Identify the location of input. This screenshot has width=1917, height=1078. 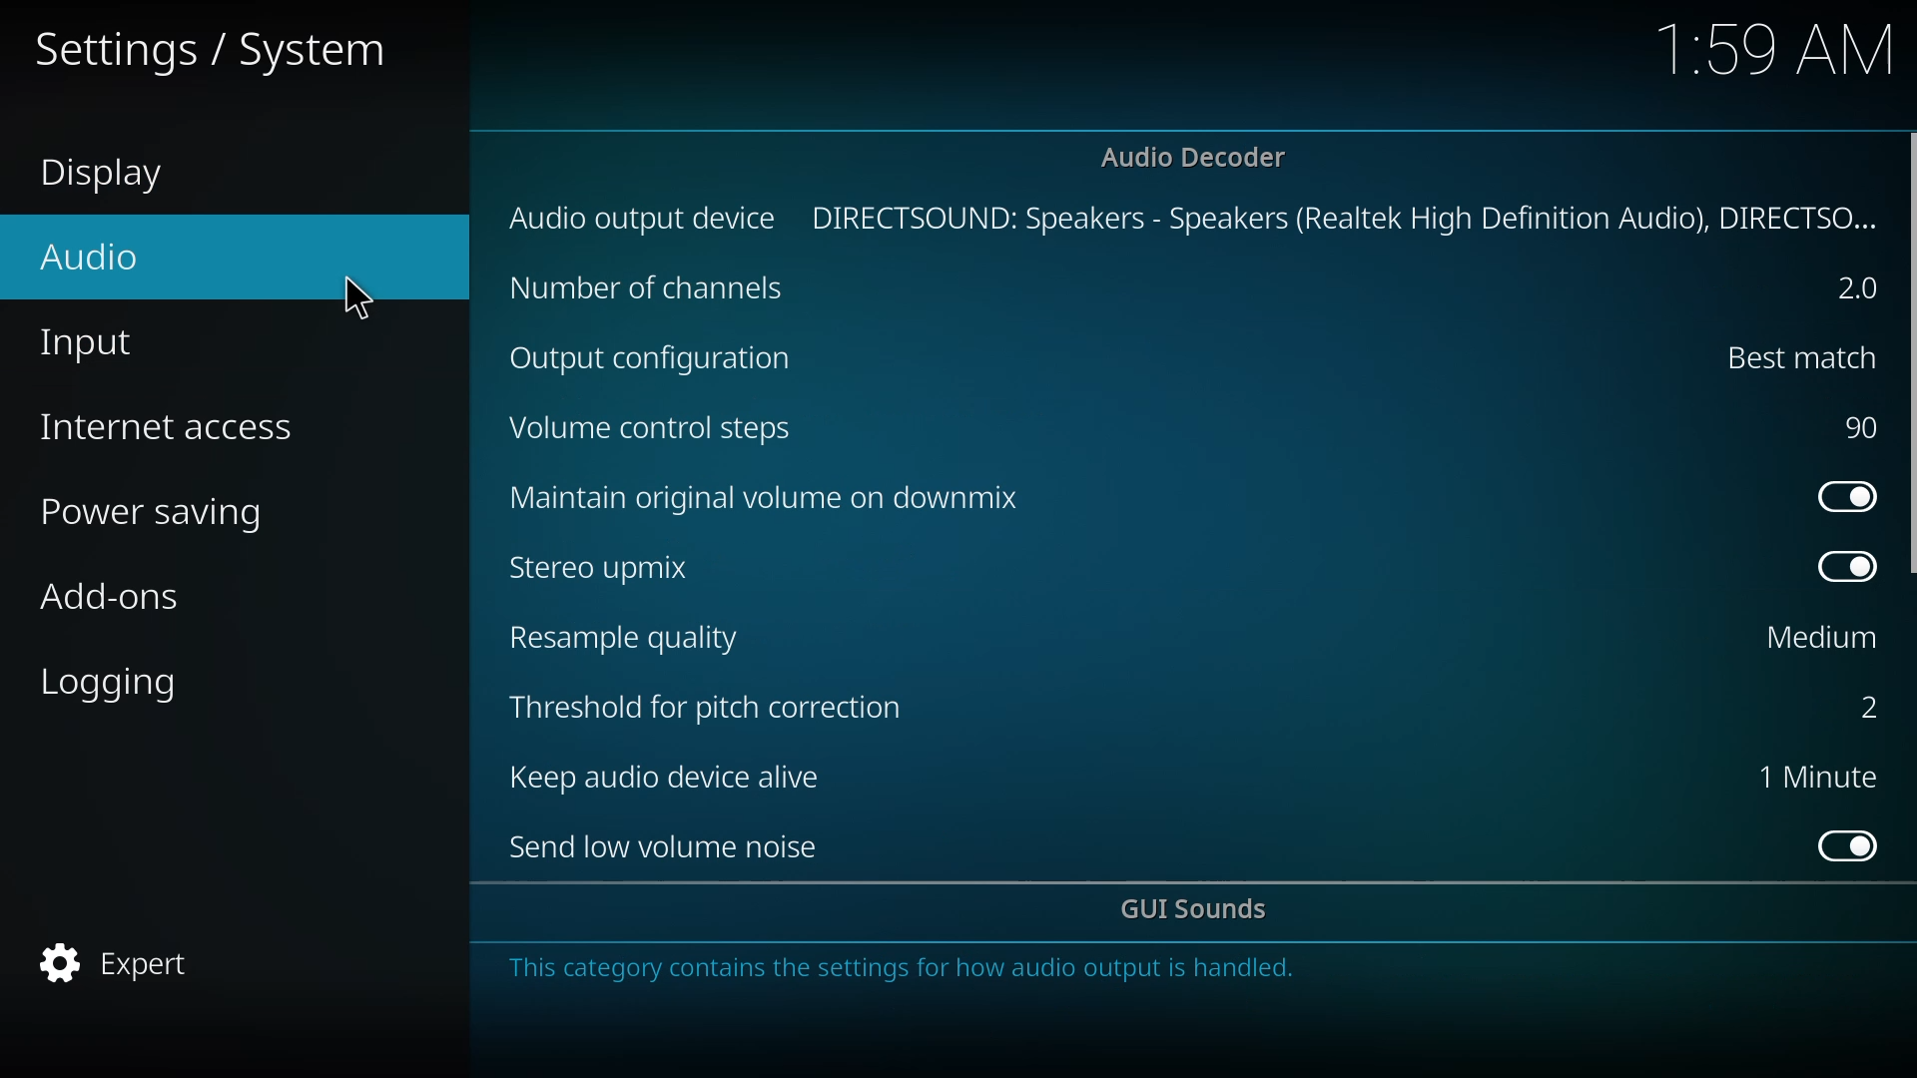
(92, 344).